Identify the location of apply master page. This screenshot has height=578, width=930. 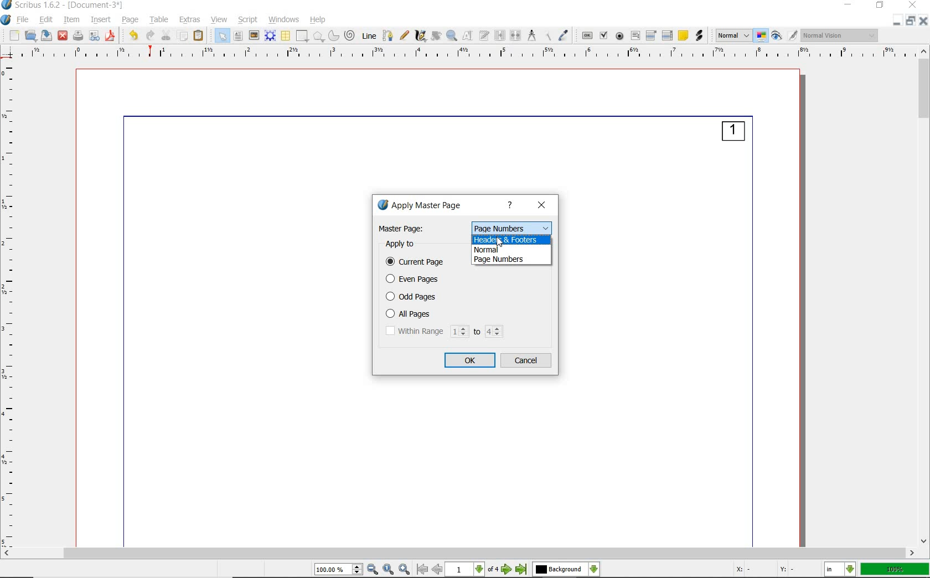
(426, 206).